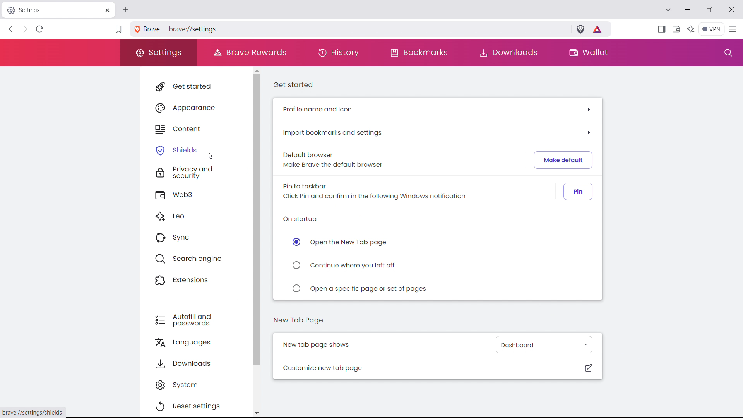 Image resolution: width=743 pixels, height=418 pixels. Describe the element at coordinates (197, 237) in the screenshot. I see `sync` at that location.